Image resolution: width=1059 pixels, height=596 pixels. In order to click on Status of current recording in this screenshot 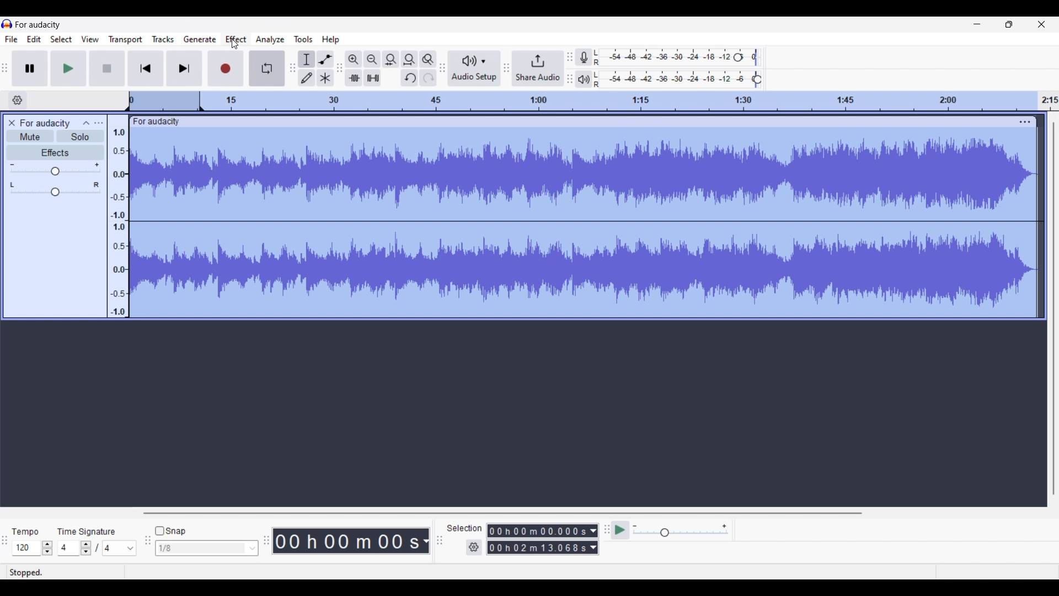, I will do `click(64, 573)`.